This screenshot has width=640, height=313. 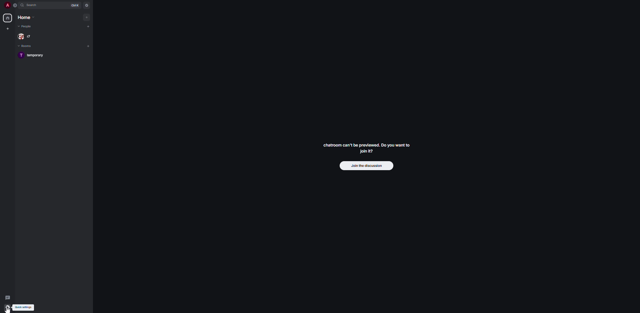 I want to click on cursor, so click(x=9, y=311).